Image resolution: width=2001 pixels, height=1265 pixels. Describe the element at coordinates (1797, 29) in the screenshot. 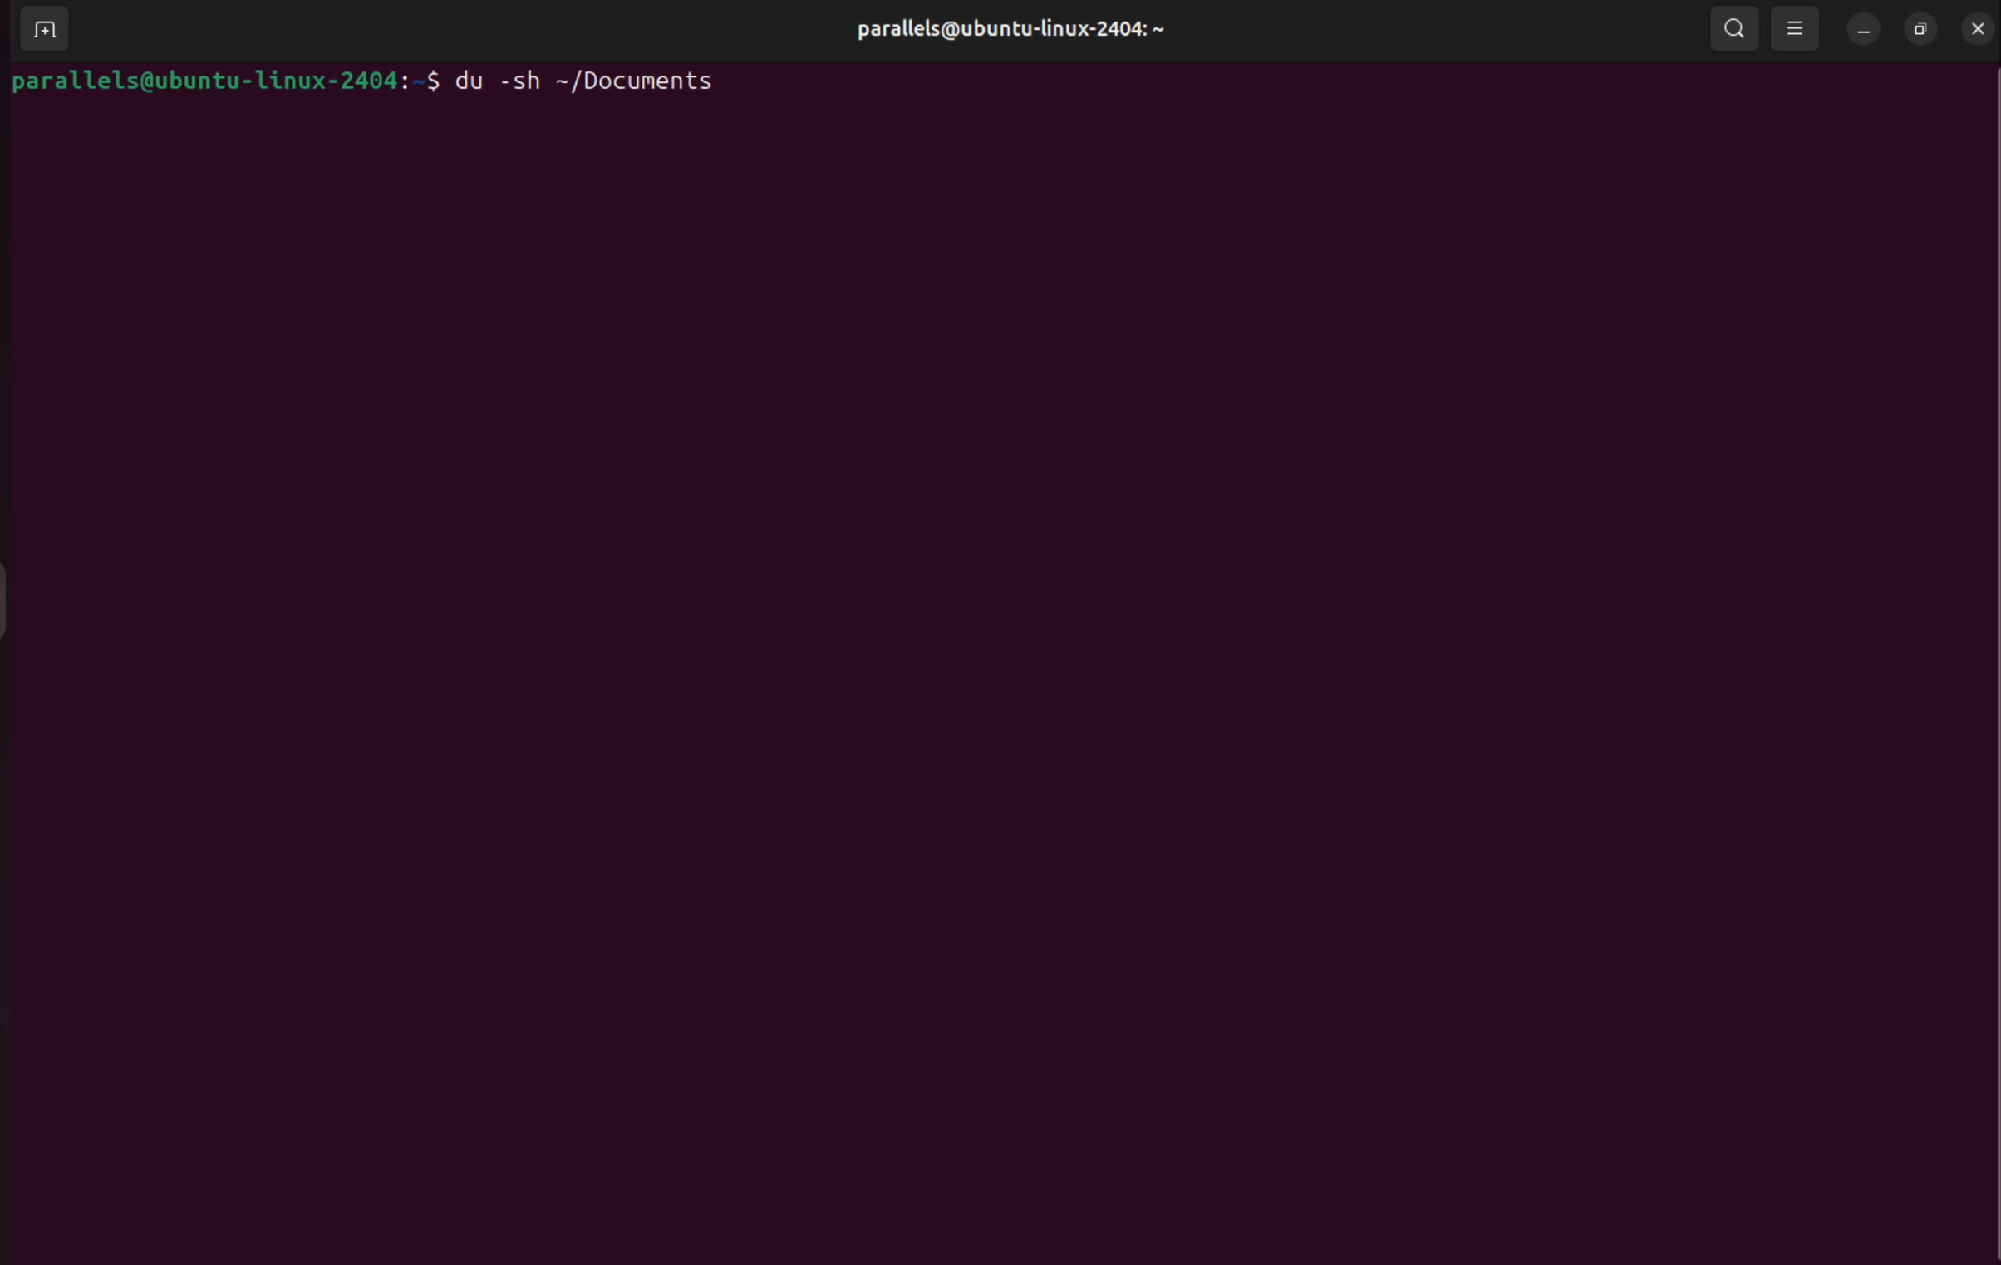

I see `view options` at that location.